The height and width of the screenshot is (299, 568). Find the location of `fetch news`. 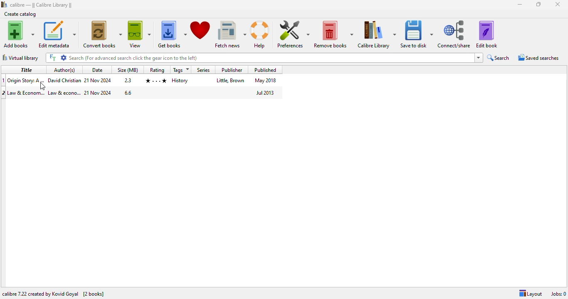

fetch news is located at coordinates (230, 34).